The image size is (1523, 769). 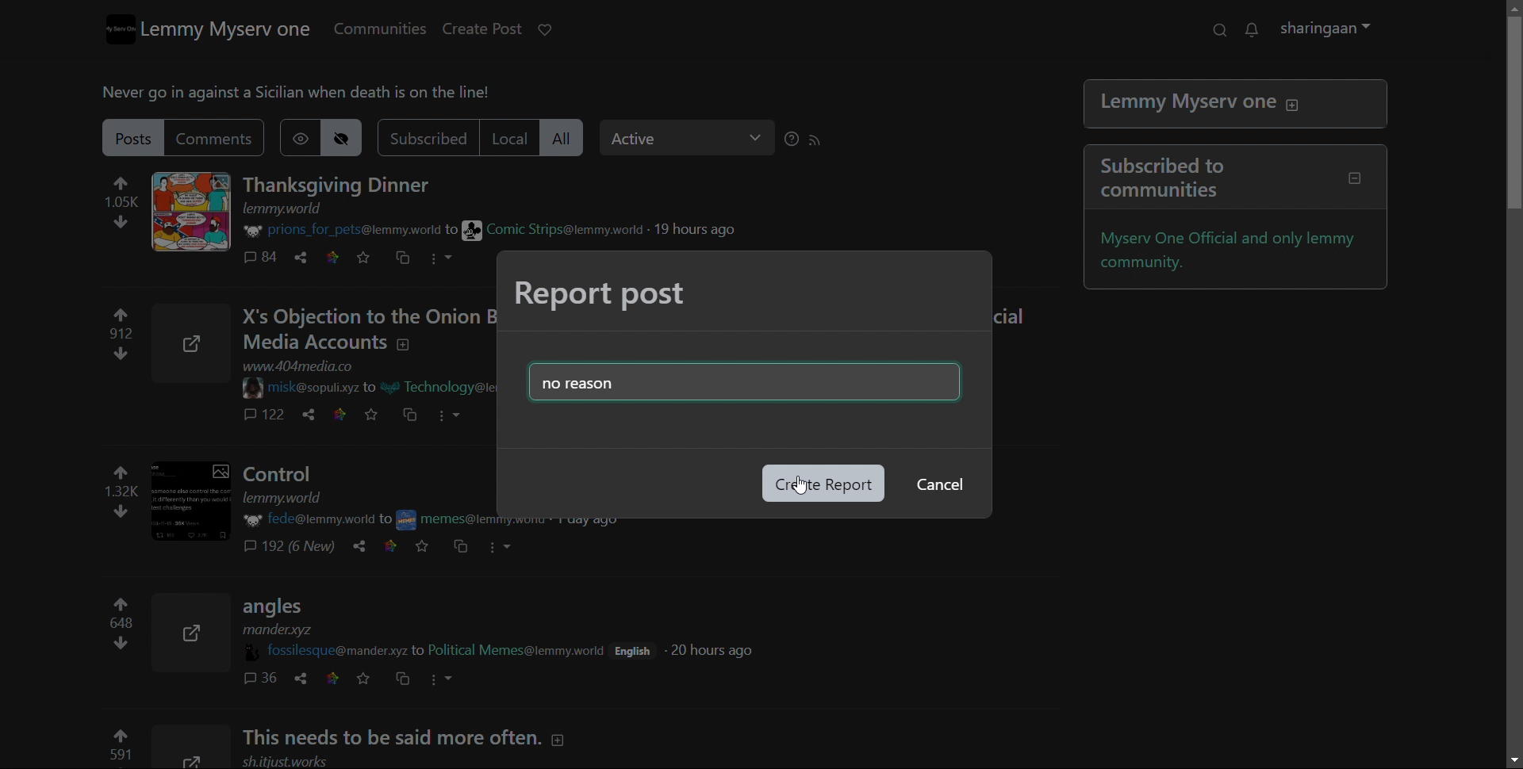 I want to click on username, so click(x=332, y=650).